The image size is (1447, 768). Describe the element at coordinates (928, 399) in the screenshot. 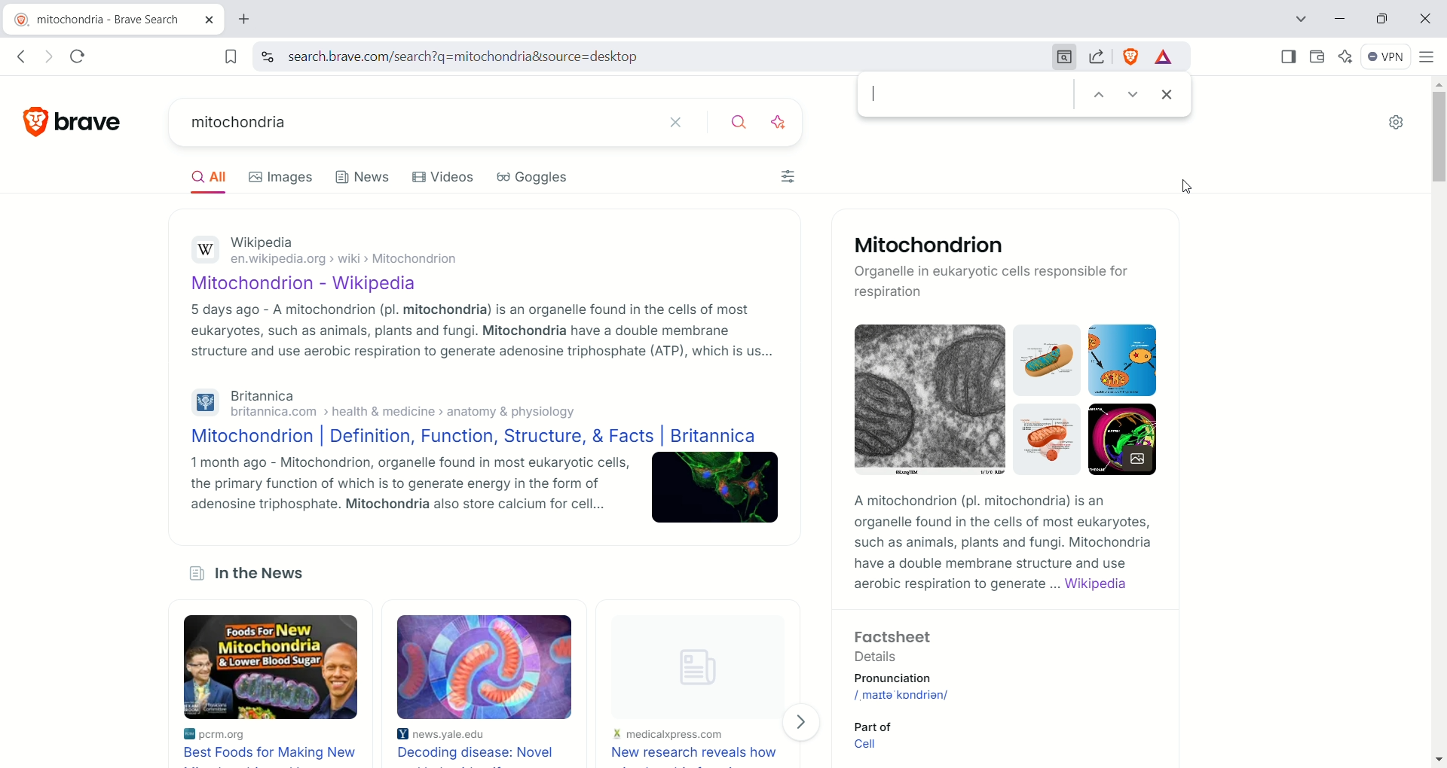

I see `Image` at that location.